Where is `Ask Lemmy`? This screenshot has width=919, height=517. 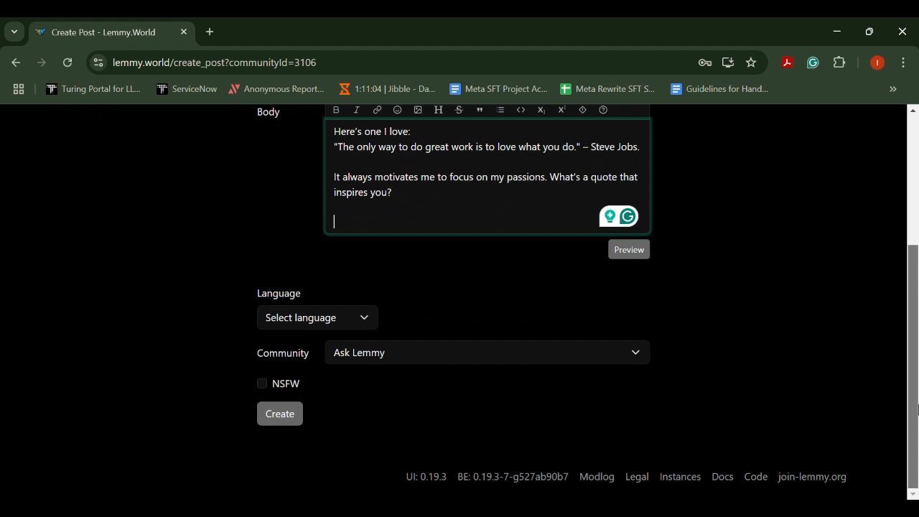
Ask Lemmy is located at coordinates (488, 352).